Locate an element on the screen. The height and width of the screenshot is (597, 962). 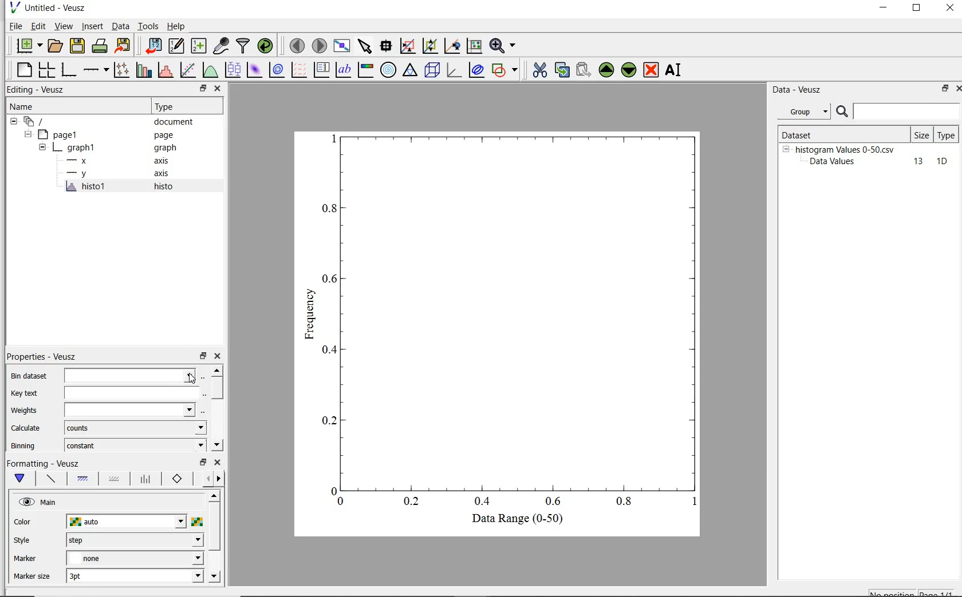
hide is located at coordinates (786, 149).